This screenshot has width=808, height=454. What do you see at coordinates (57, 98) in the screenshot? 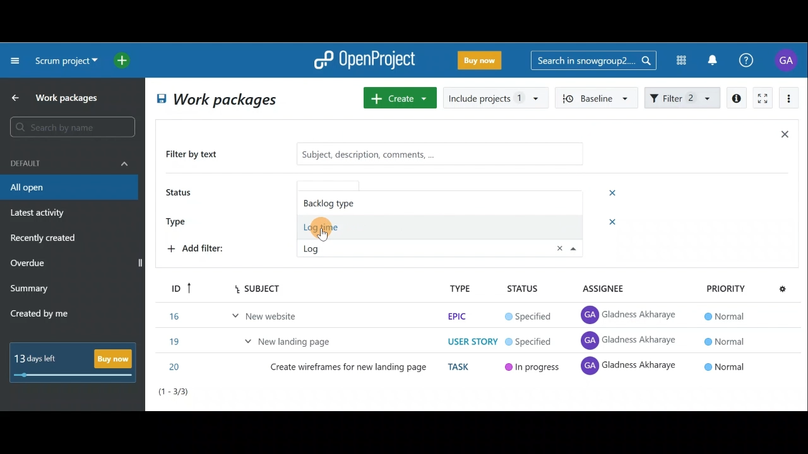
I see `Work packages` at bounding box center [57, 98].